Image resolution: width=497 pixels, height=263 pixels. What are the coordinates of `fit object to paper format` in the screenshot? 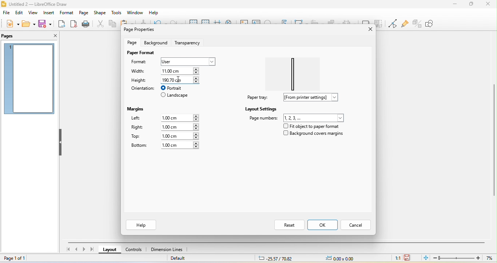 It's located at (310, 126).